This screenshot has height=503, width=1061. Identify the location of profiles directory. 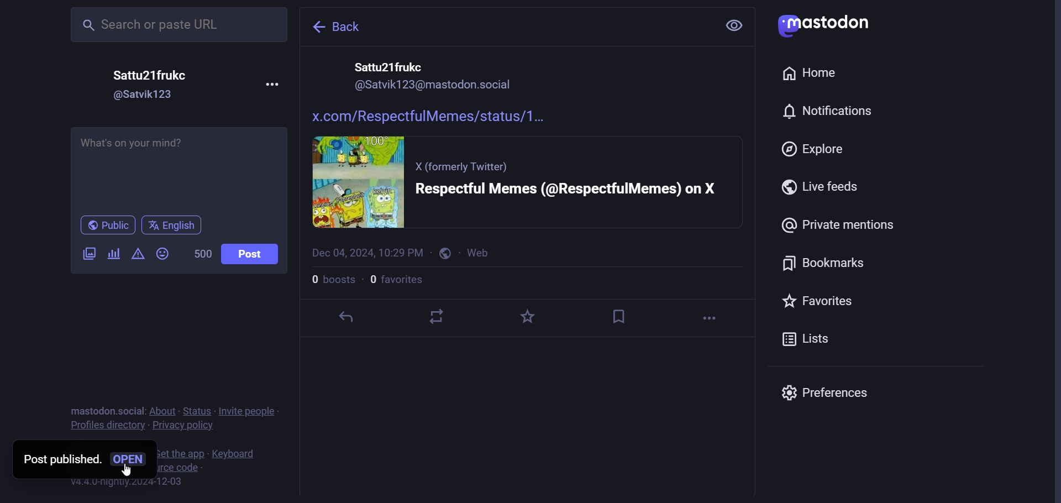
(106, 427).